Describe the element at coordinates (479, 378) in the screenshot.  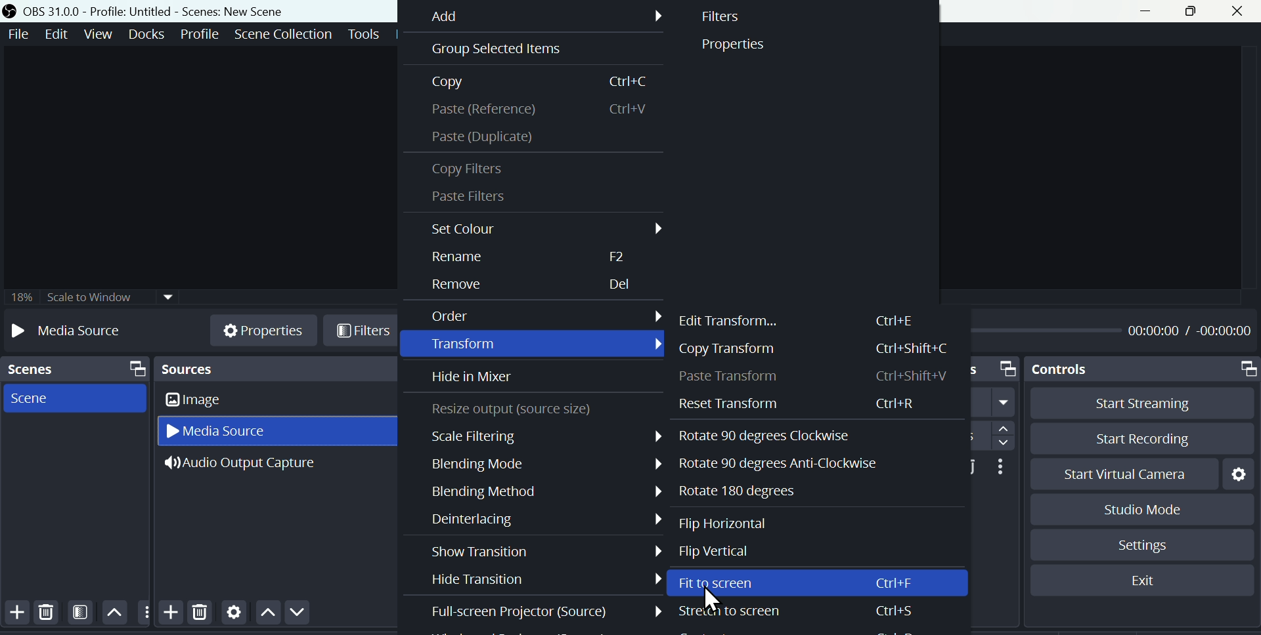
I see `Hidden in mixer` at that location.